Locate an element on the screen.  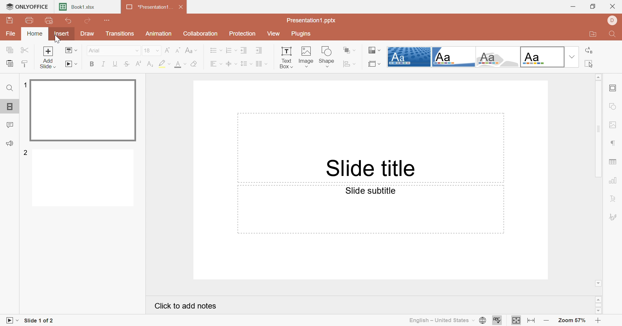
Superscript is located at coordinates (139, 63).